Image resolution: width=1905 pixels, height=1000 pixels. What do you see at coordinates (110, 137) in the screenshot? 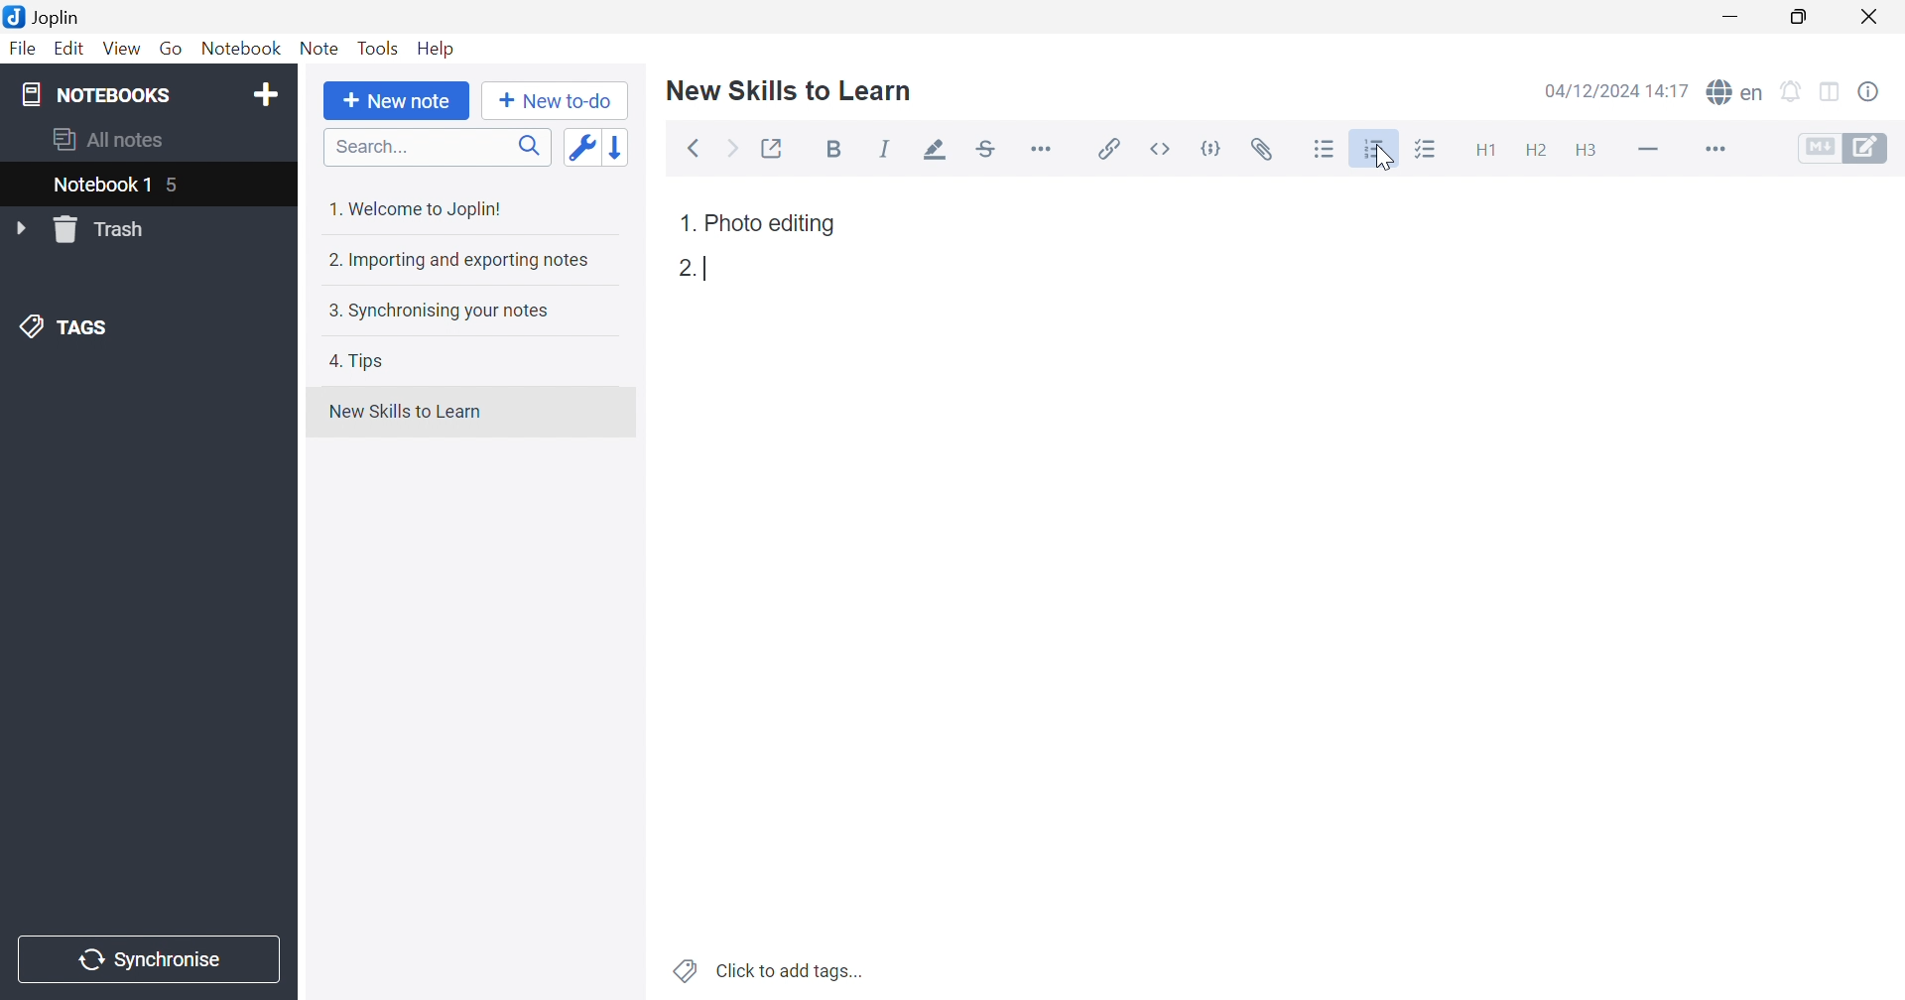
I see `All notes` at bounding box center [110, 137].